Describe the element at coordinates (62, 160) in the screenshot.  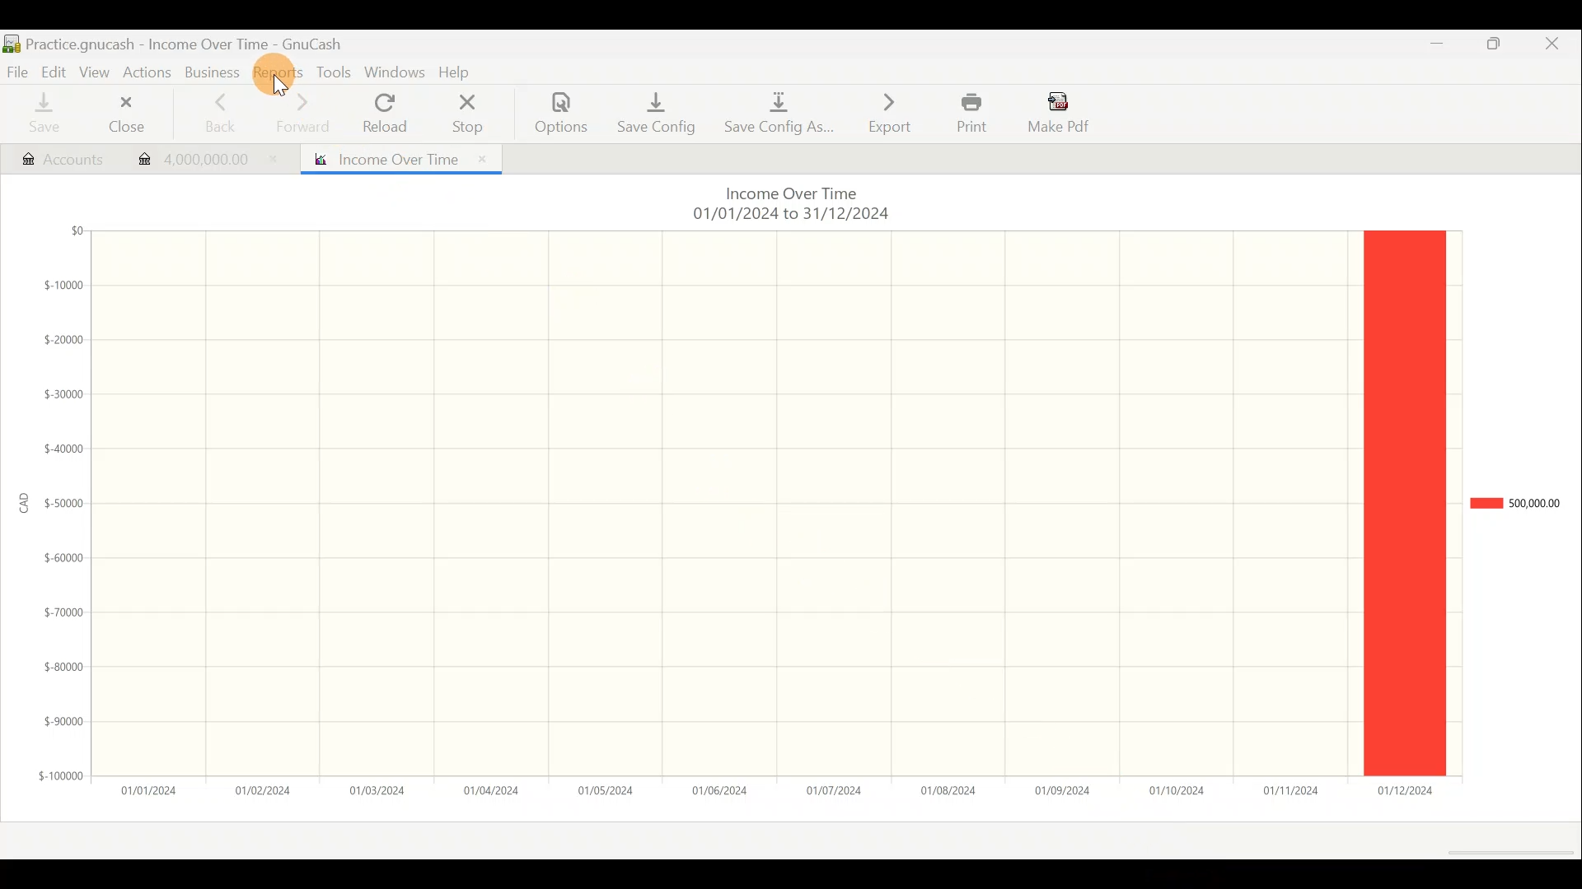
I see `Account` at that location.